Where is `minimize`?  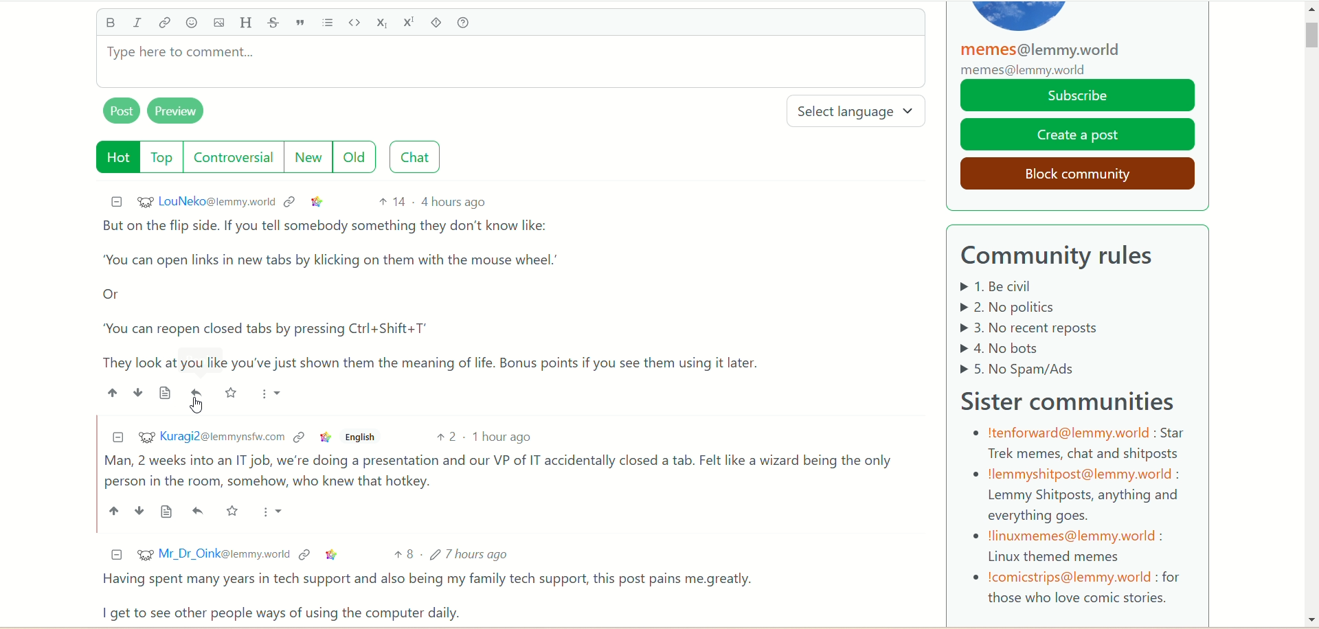 minimize is located at coordinates (113, 554).